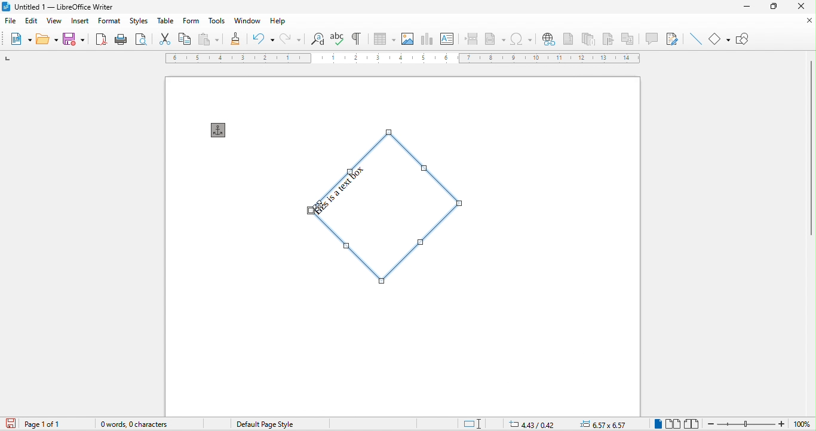 The image size is (816, 431). I want to click on styles, so click(139, 21).